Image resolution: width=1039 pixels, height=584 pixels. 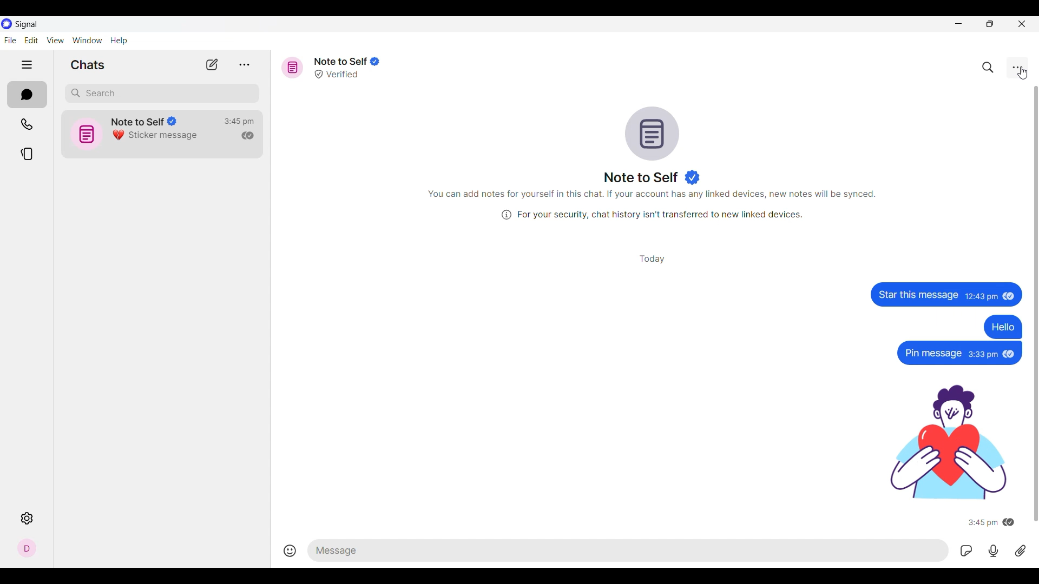 What do you see at coordinates (1008, 353) in the screenshot?
I see `seen` at bounding box center [1008, 353].